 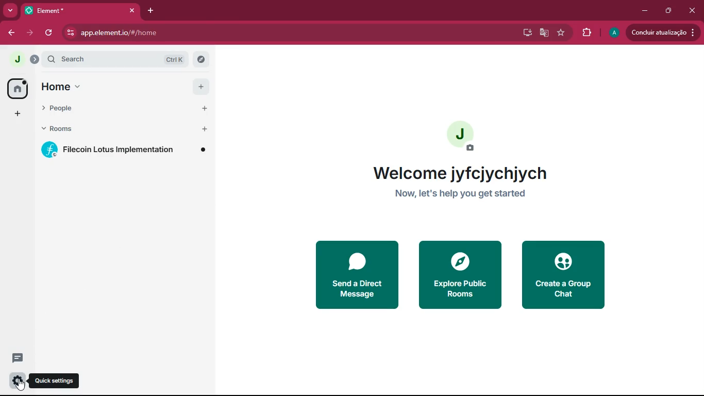 I want to click on profile, so click(x=614, y=32).